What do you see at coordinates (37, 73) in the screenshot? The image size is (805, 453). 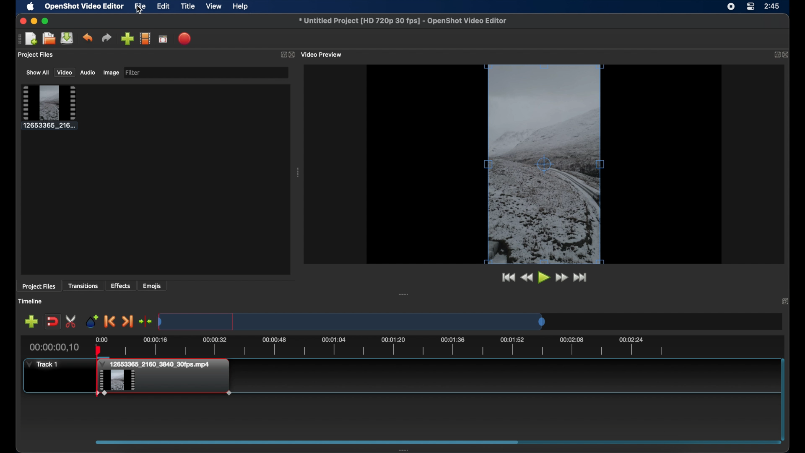 I see `show all` at bounding box center [37, 73].